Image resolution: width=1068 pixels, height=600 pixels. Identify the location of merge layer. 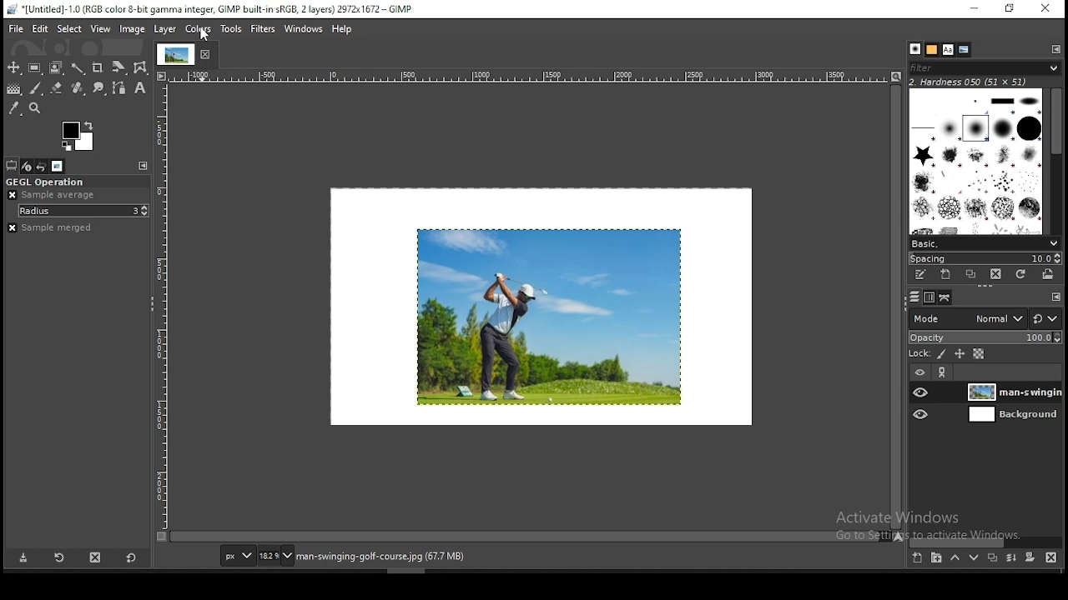
(1011, 558).